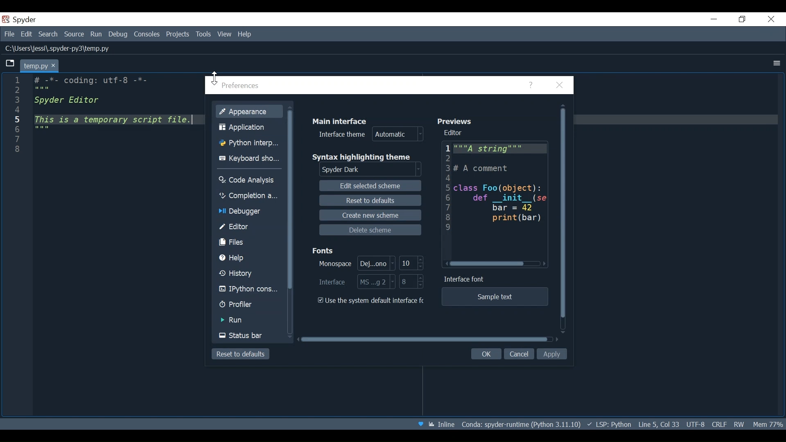 This screenshot has height=442, width=786. I want to click on History, so click(249, 274).